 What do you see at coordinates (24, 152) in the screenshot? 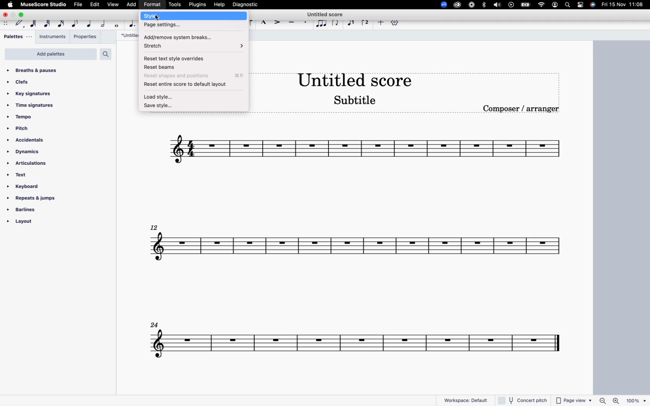
I see `dynamics` at bounding box center [24, 152].